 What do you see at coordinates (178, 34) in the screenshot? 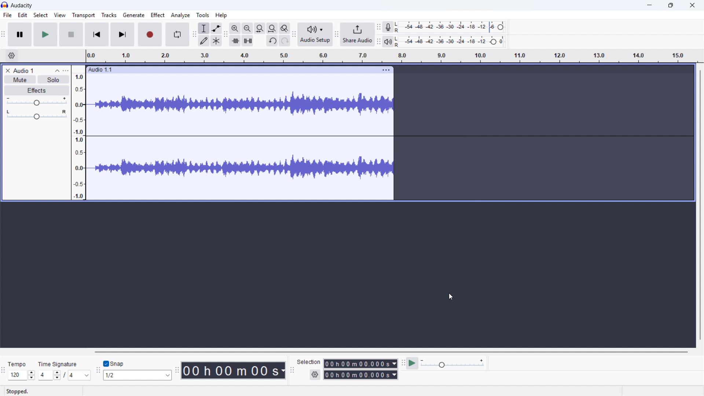
I see `Enable loop ` at bounding box center [178, 34].